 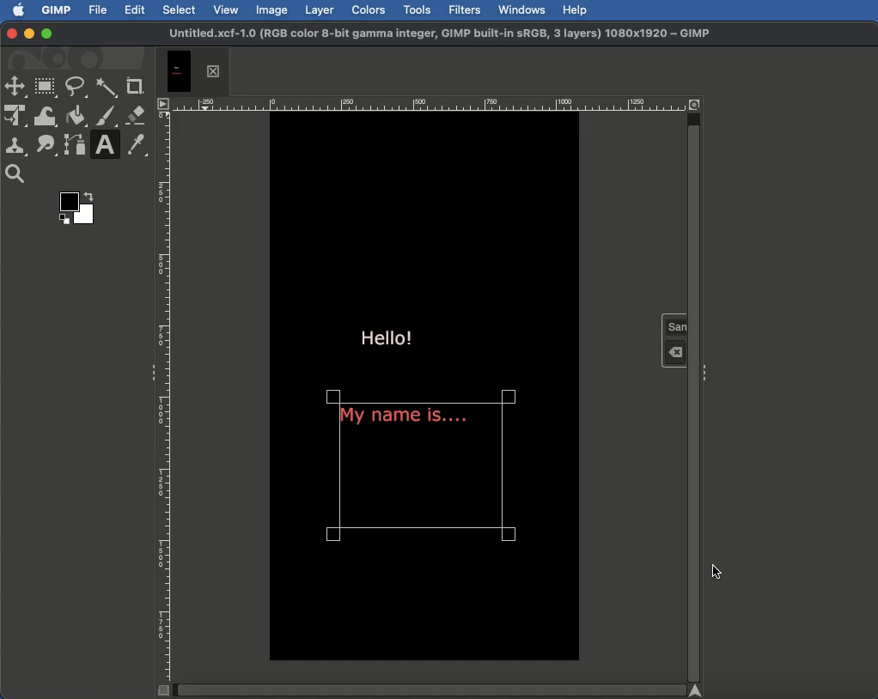 I want to click on Color picker tool, so click(x=138, y=148).